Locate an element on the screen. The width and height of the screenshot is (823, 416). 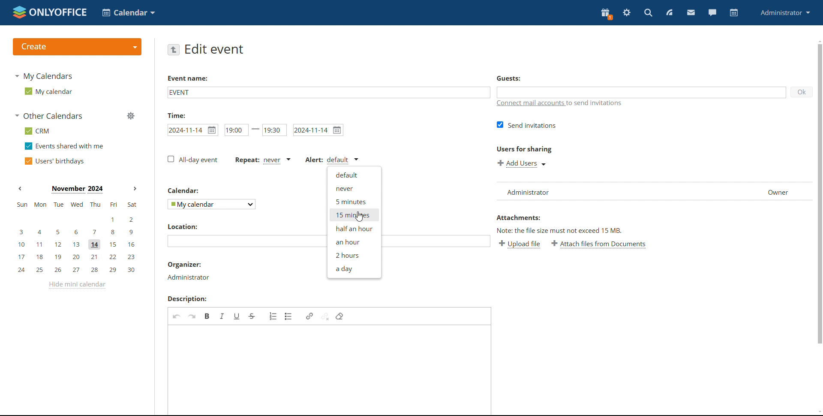
previous month is located at coordinates (20, 188).